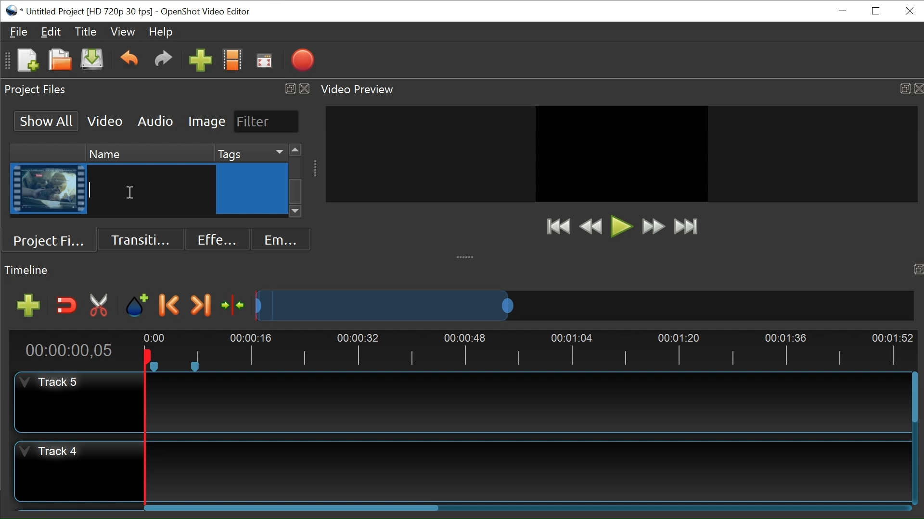 The width and height of the screenshot is (924, 519). I want to click on Clip, so click(49, 189).